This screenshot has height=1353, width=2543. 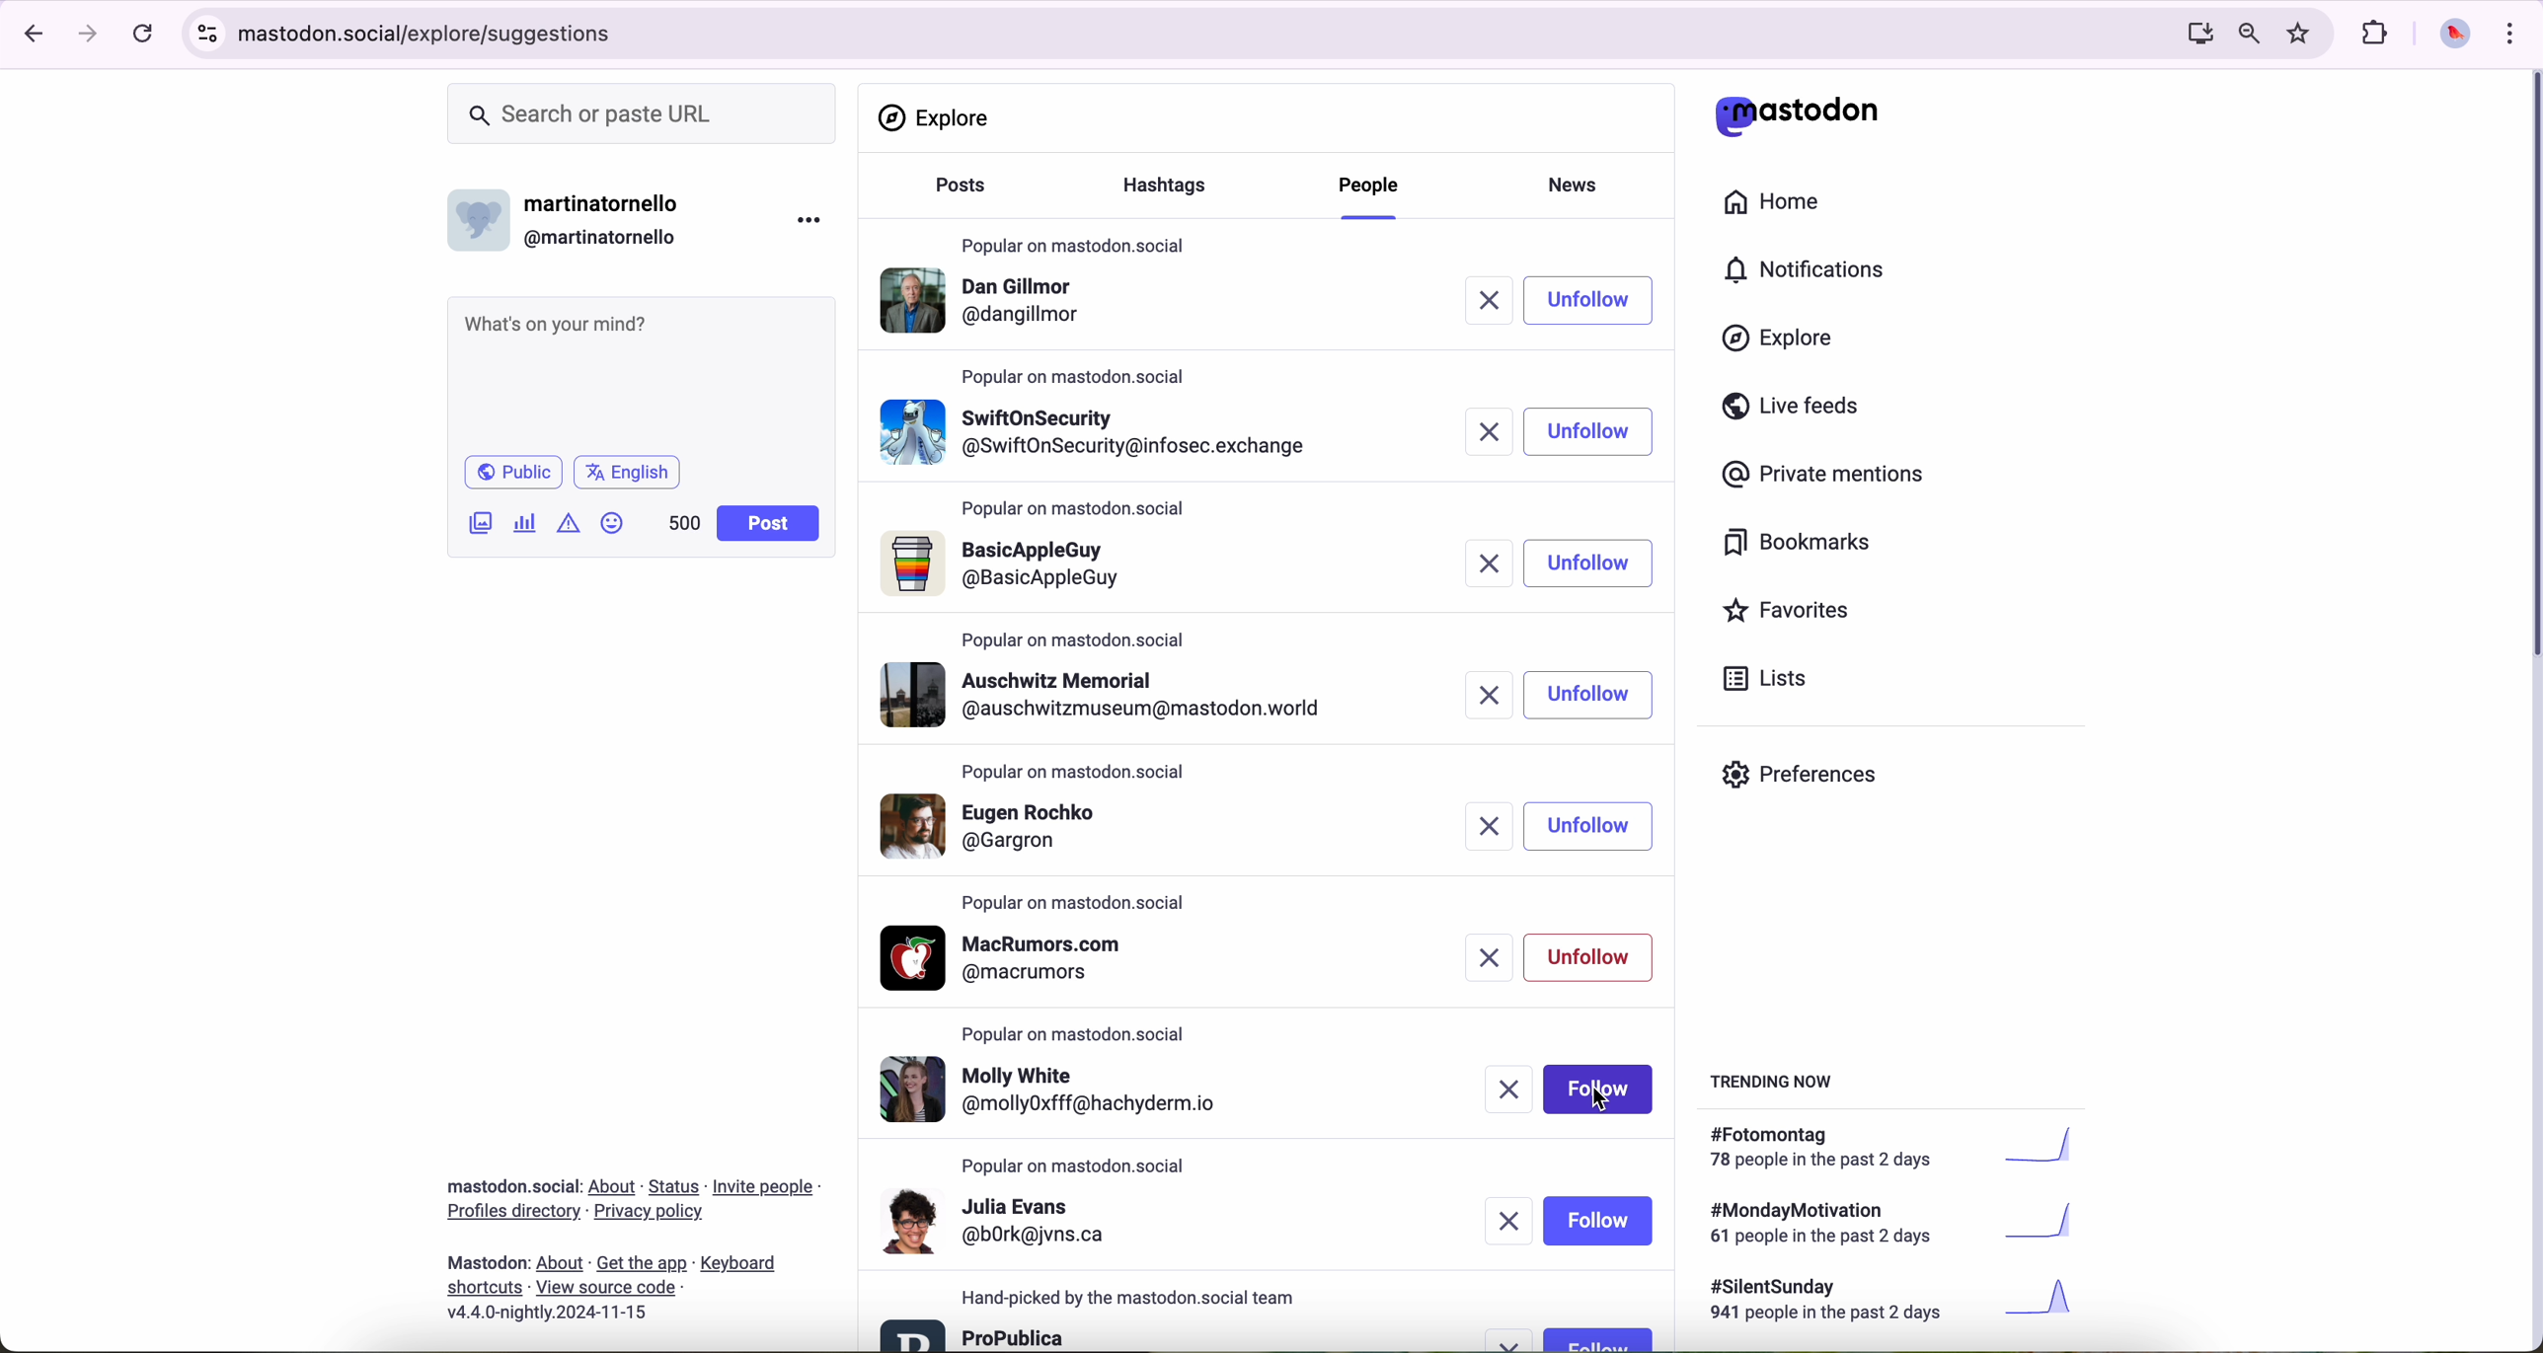 I want to click on profile, so click(x=1100, y=427).